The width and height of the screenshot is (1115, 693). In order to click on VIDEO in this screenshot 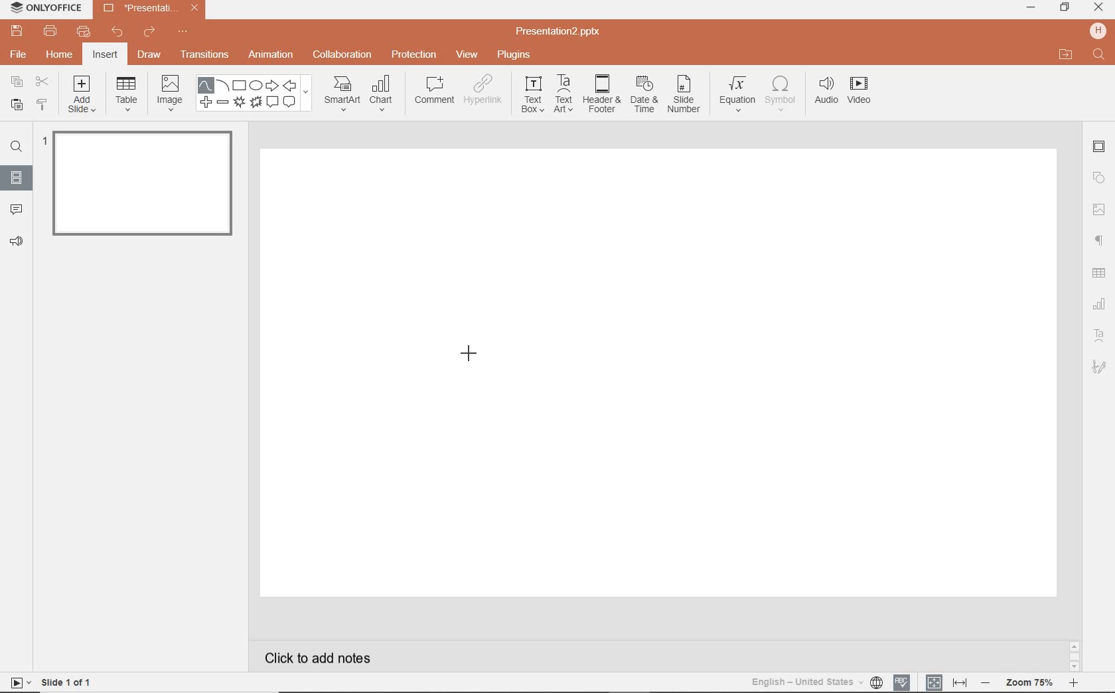, I will do `click(866, 92)`.